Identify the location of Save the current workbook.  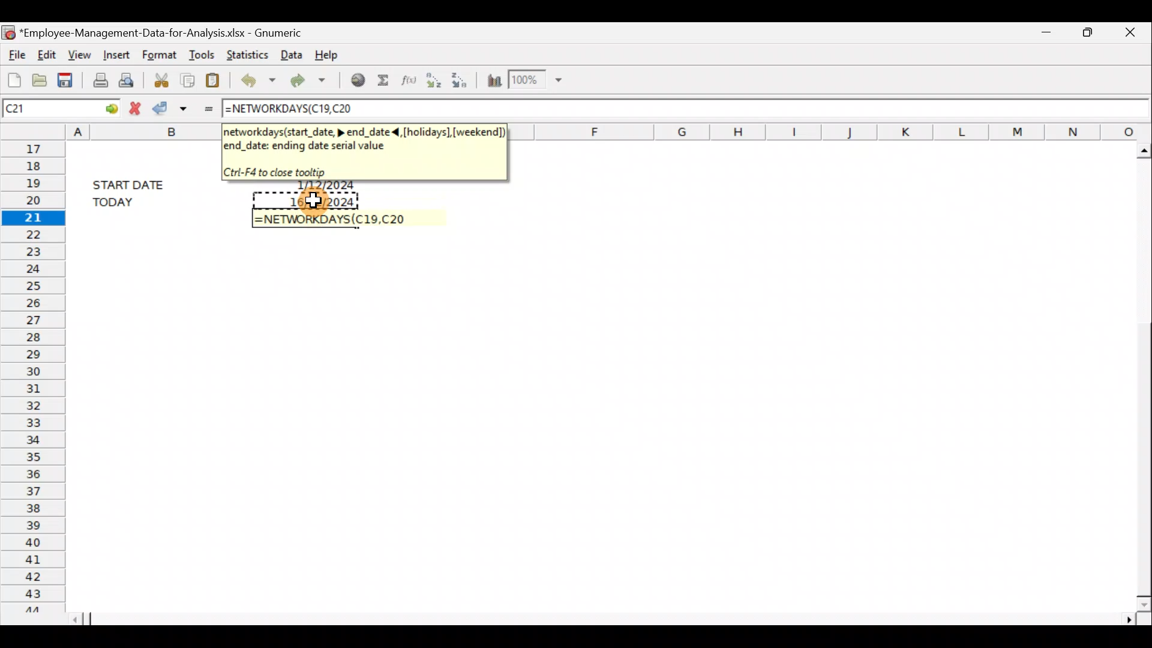
(67, 78).